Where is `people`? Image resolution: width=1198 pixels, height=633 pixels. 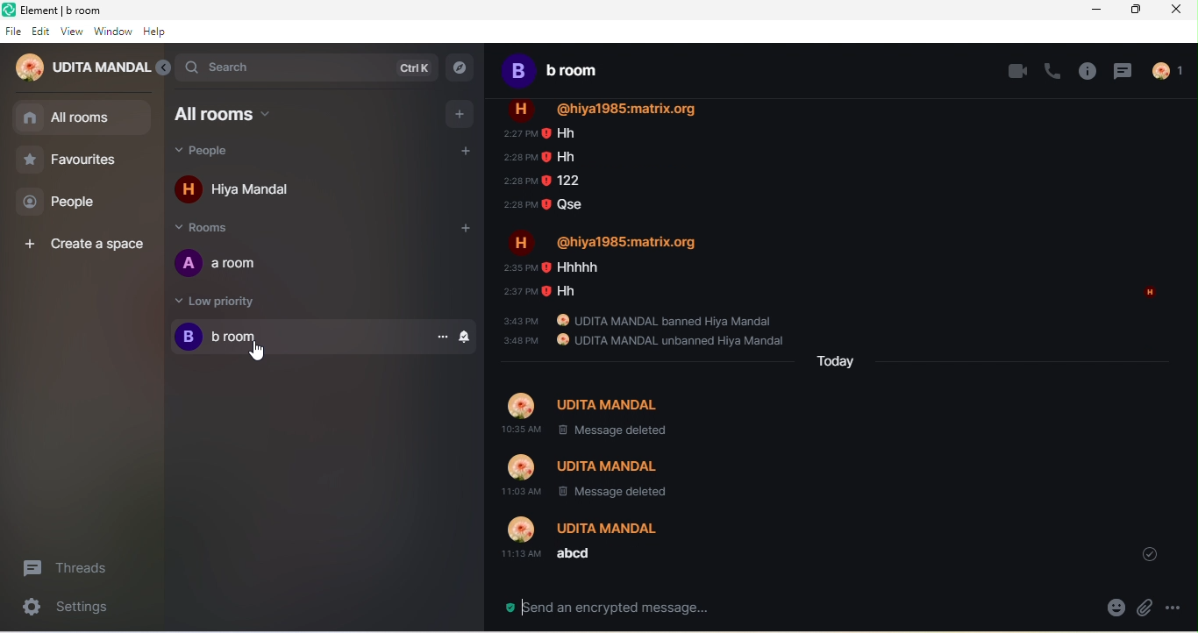
people is located at coordinates (223, 153).